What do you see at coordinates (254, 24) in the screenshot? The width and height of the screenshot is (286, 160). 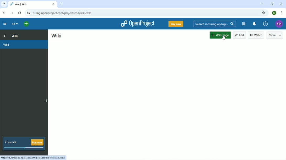 I see `To notification center` at bounding box center [254, 24].